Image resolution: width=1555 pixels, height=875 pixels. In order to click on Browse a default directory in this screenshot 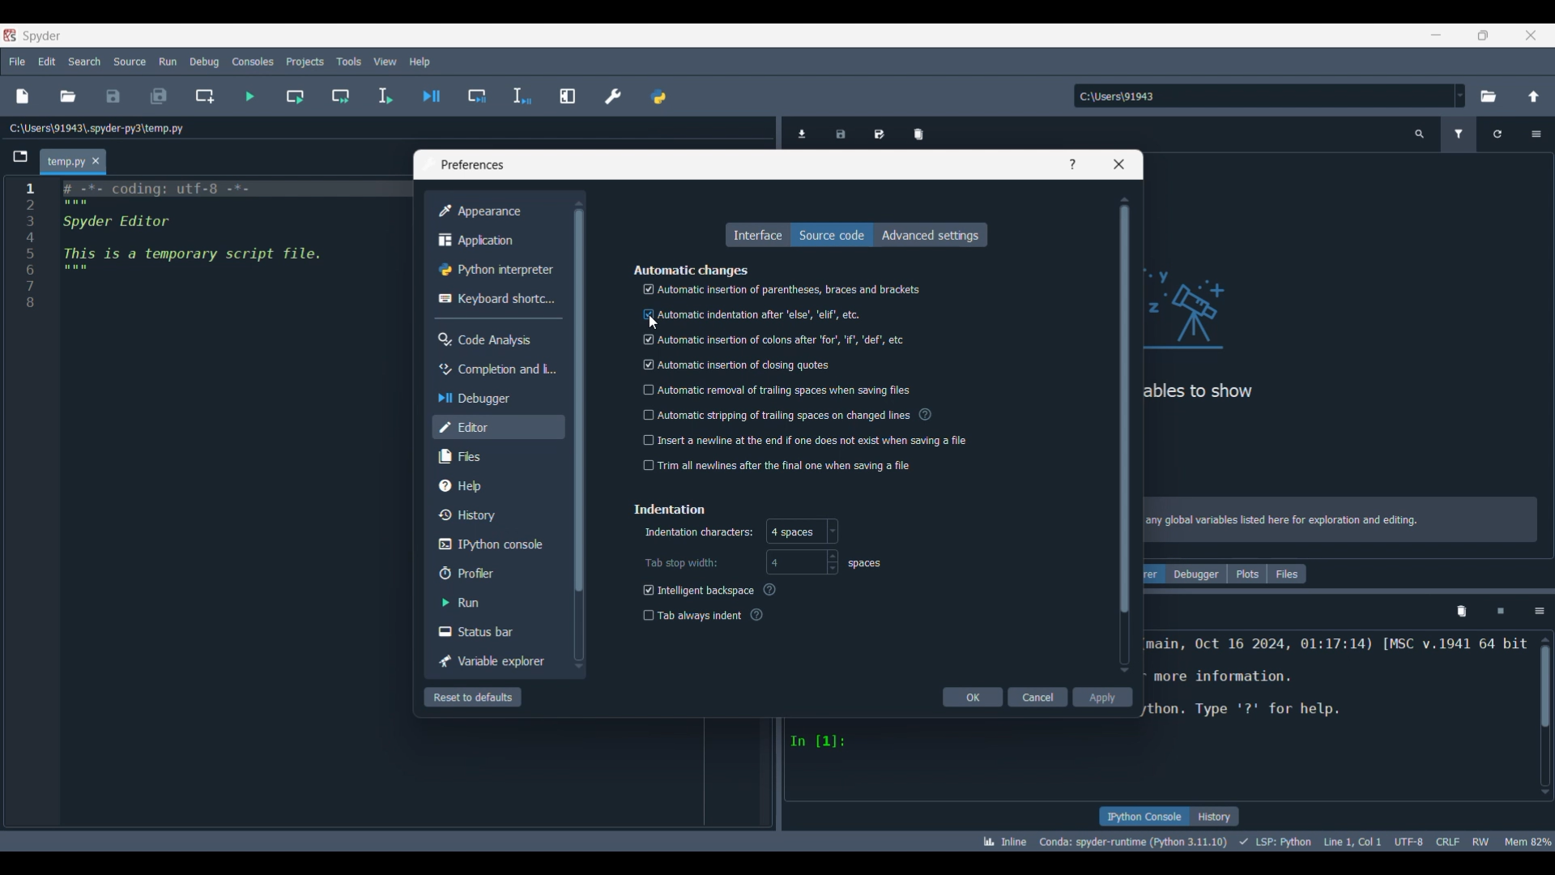, I will do `click(1489, 96)`.